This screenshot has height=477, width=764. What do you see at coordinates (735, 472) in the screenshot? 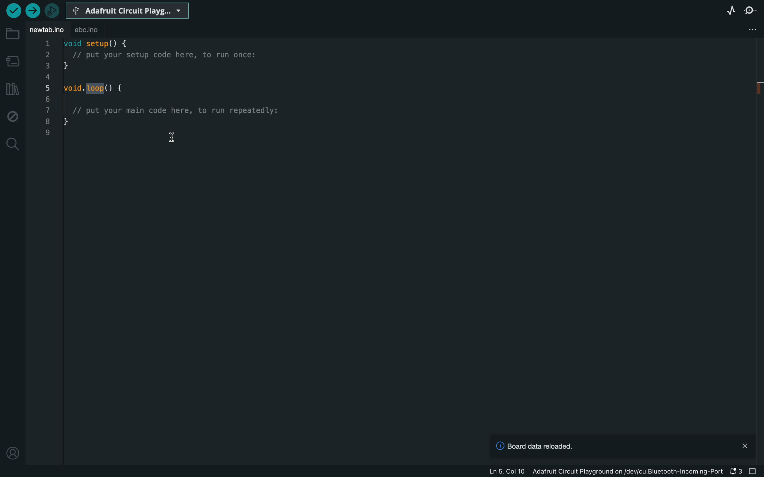
I see `notification` at bounding box center [735, 472].